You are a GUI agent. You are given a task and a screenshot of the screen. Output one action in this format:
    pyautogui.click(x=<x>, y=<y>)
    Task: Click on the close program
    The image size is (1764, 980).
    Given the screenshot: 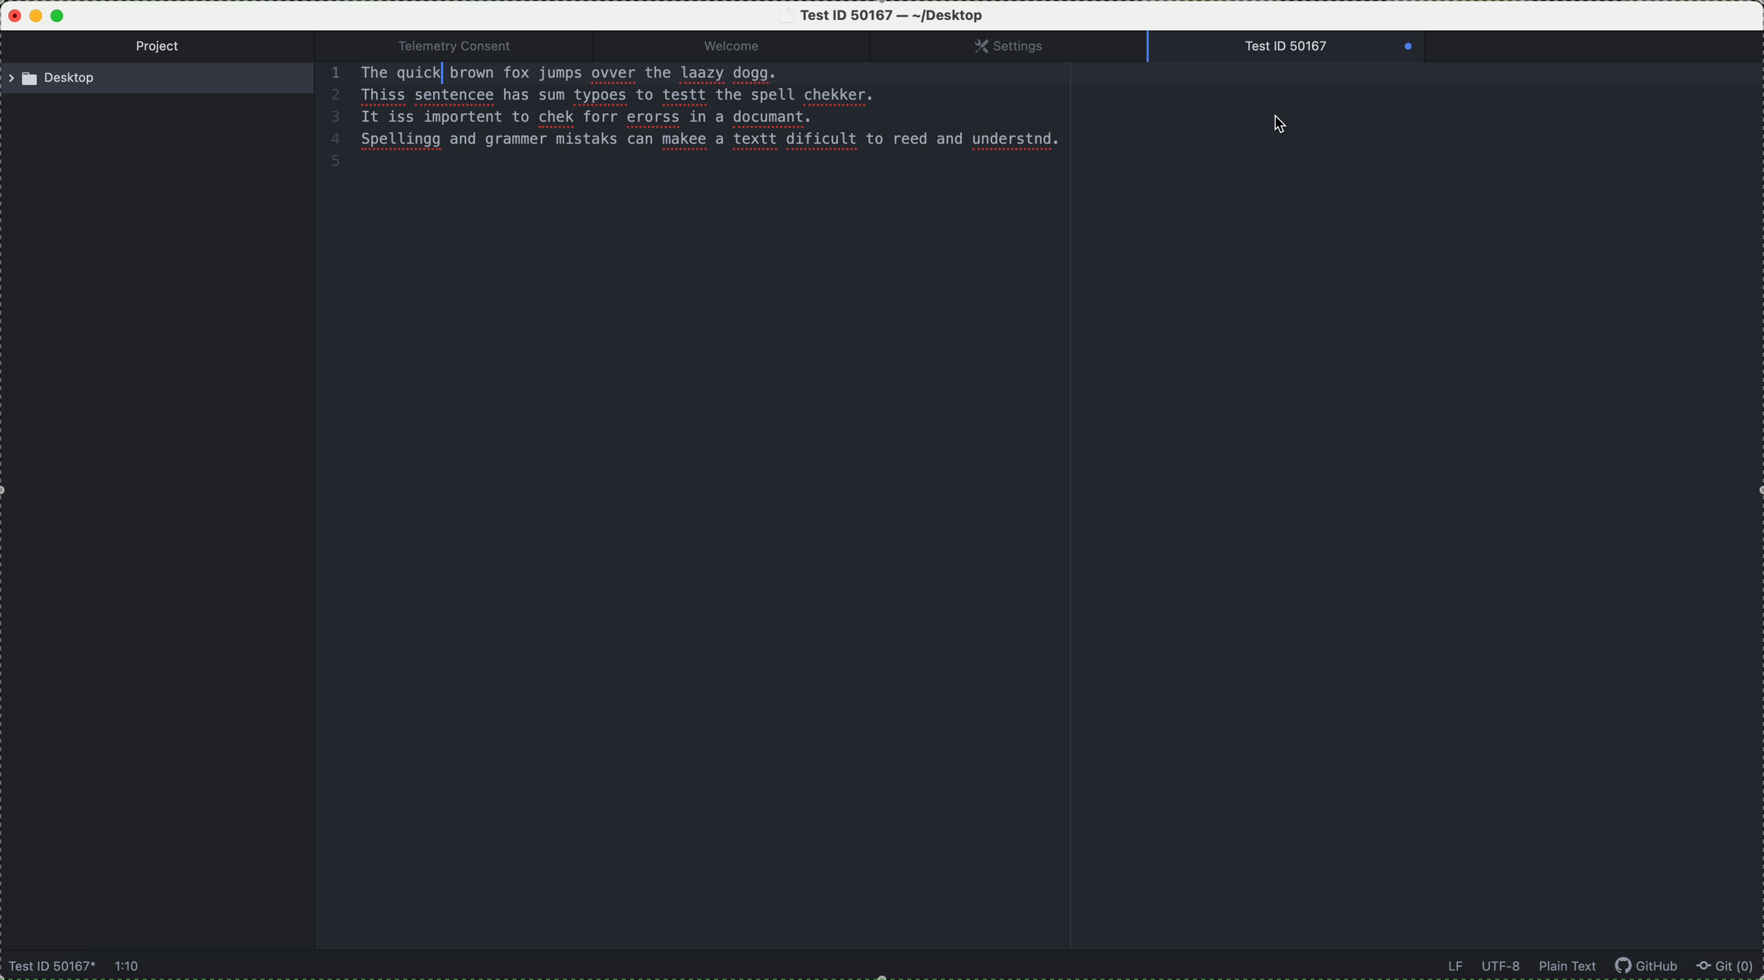 What is the action you would take?
    pyautogui.click(x=11, y=14)
    